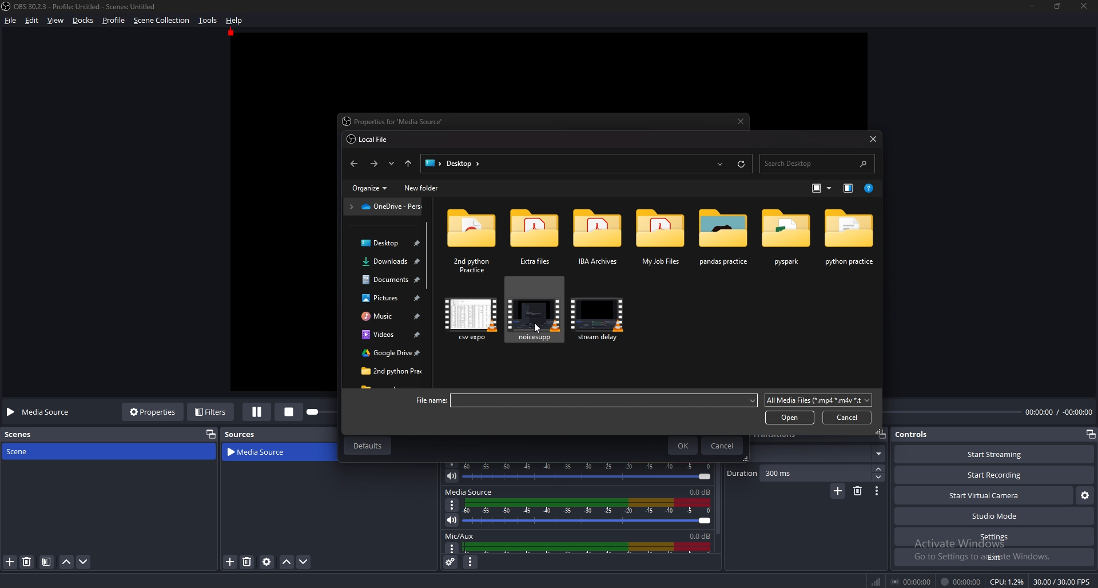 This screenshot has height=588, width=1098. Describe the element at coordinates (599, 239) in the screenshot. I see `folder` at that location.